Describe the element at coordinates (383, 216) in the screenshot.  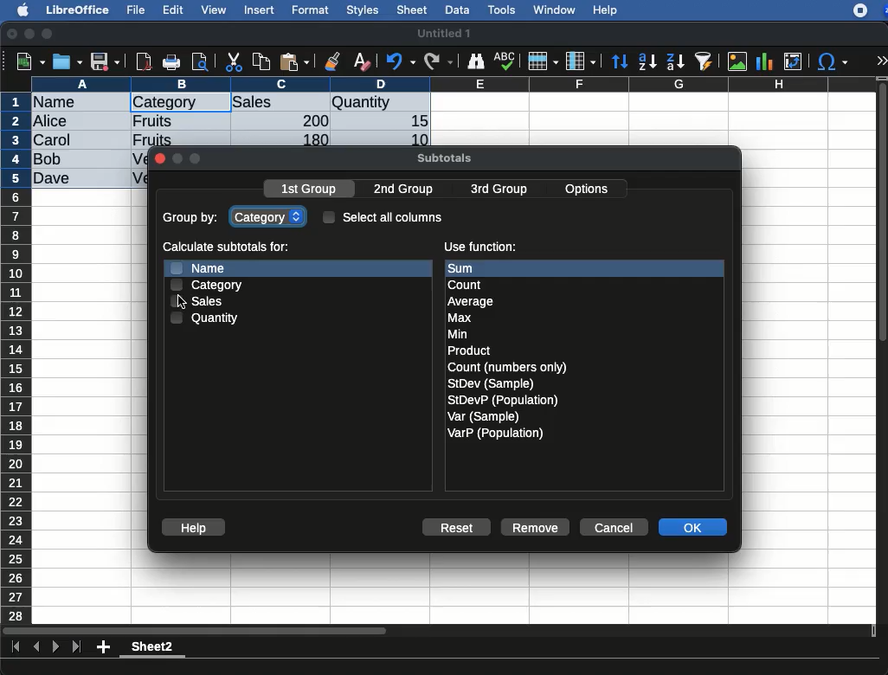
I see `select all columns` at that location.